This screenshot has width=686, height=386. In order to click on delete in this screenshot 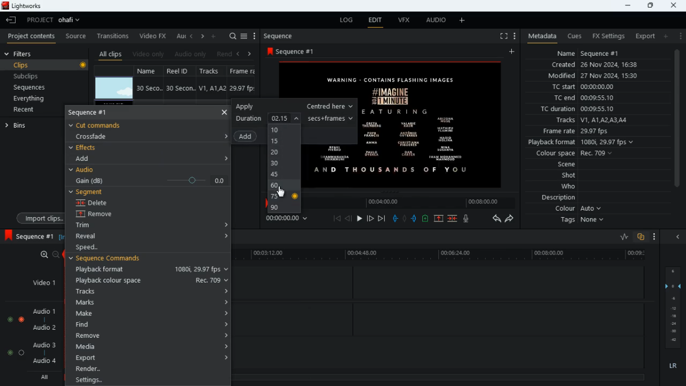, I will do `click(101, 203)`.